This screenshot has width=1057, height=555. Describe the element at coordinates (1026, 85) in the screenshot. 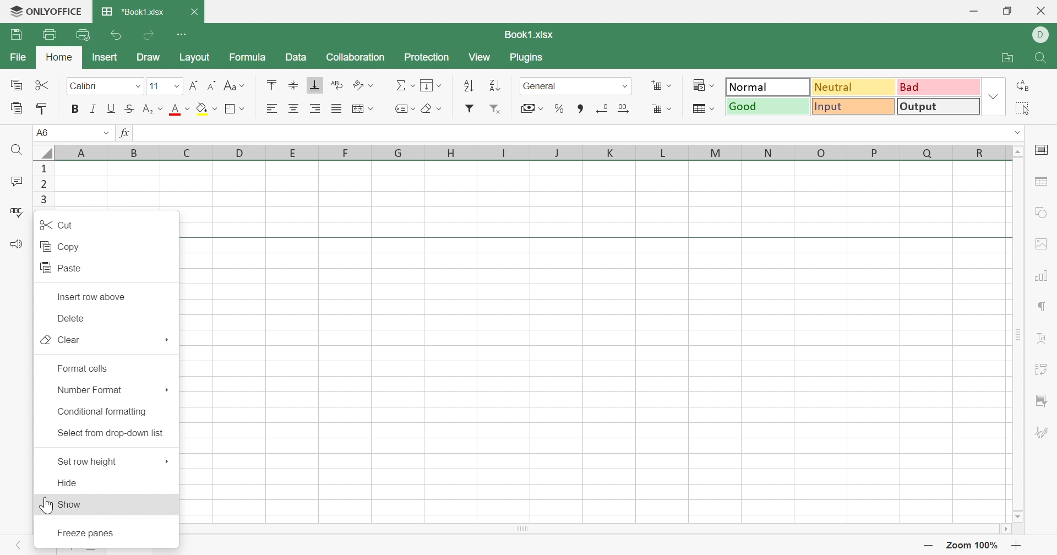

I see `Replace` at that location.